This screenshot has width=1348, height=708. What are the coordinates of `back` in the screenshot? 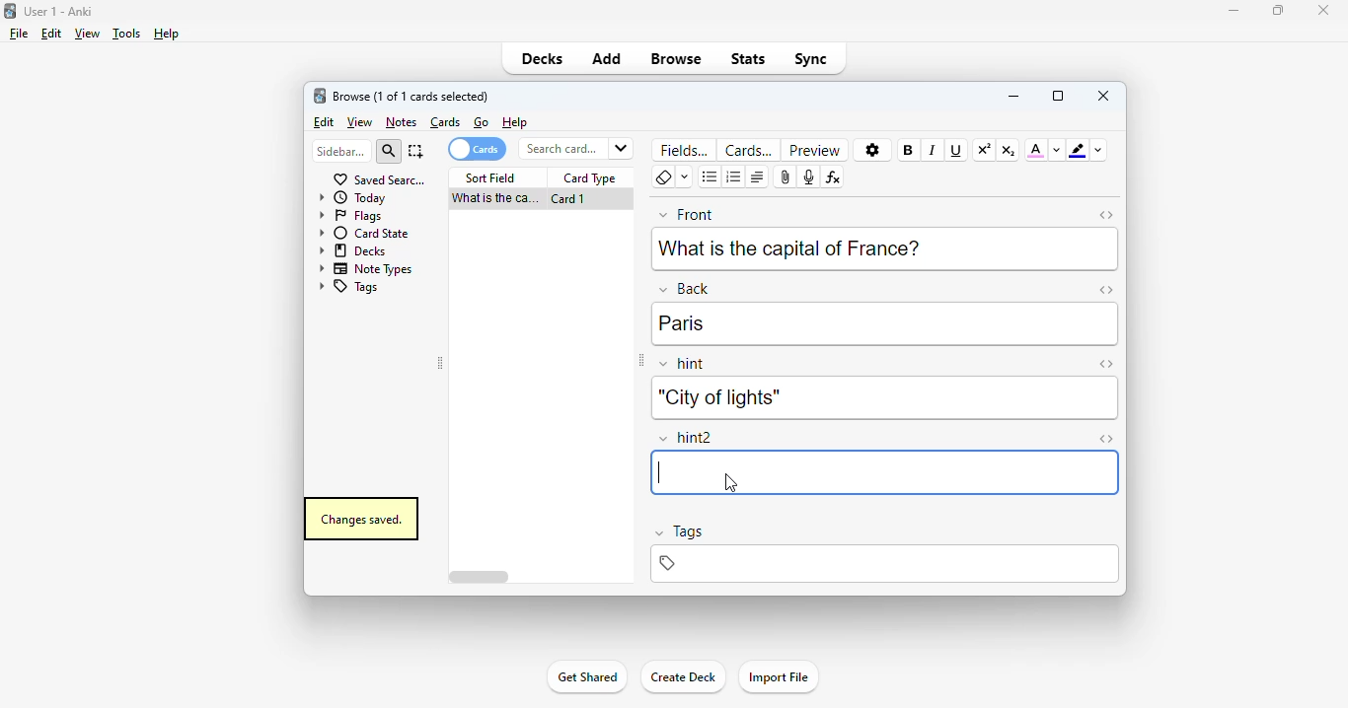 It's located at (684, 288).